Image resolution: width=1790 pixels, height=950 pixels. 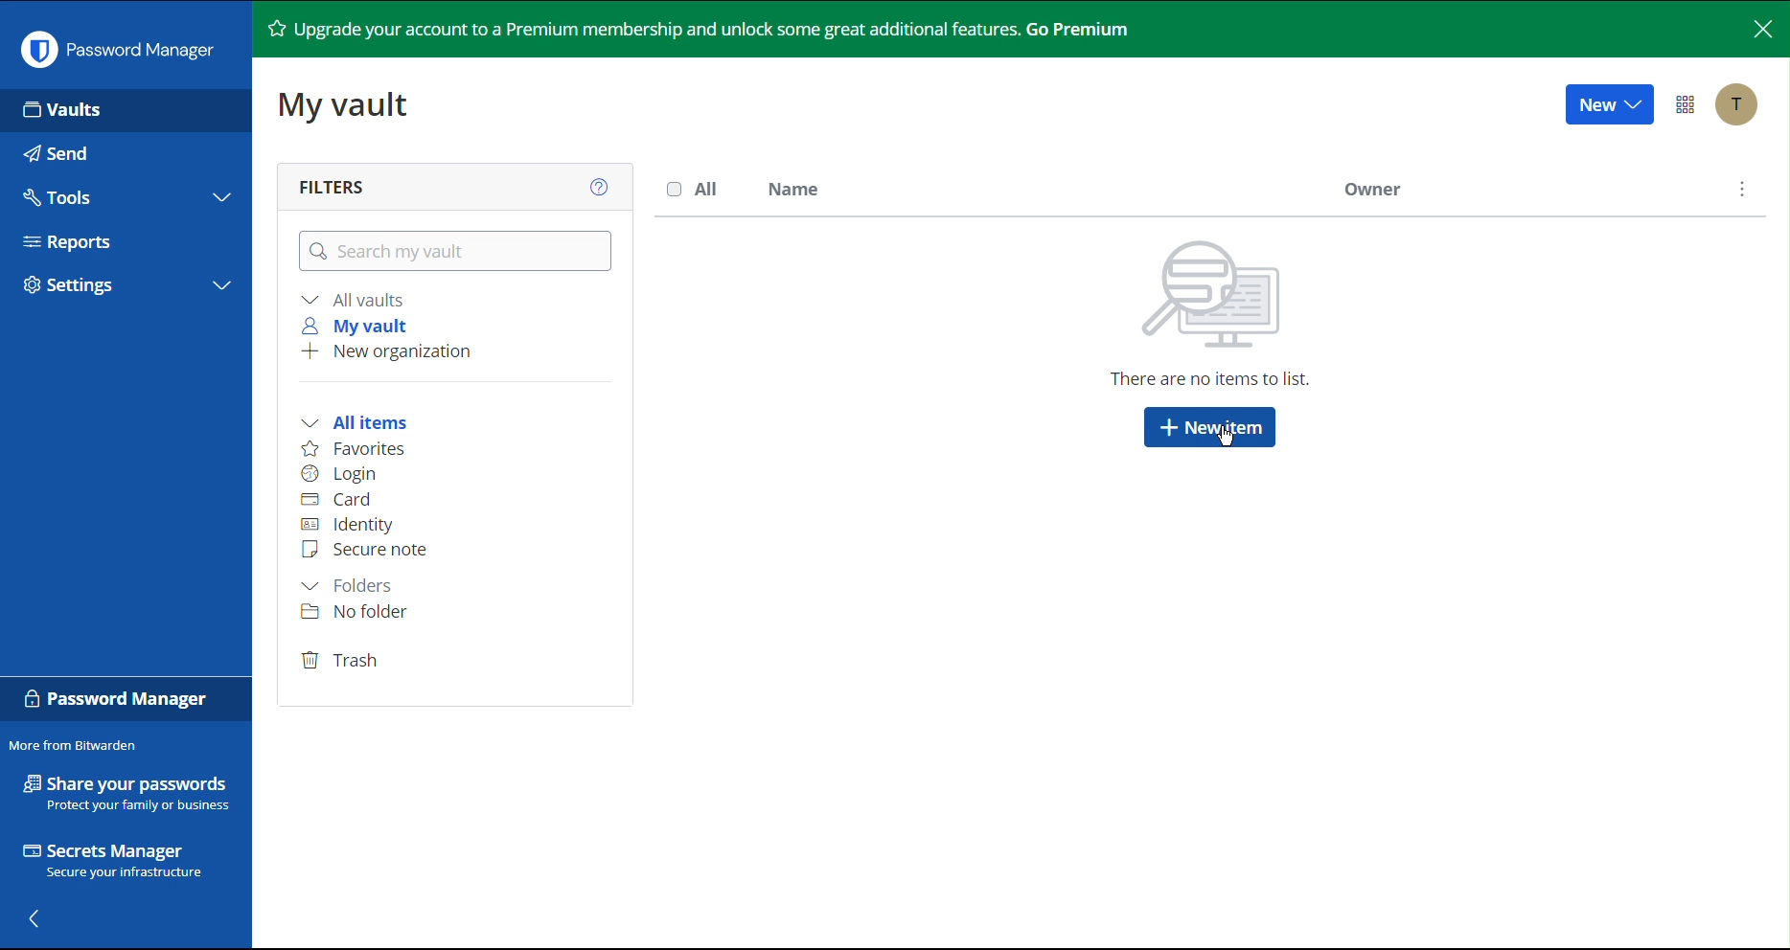 I want to click on Card, so click(x=336, y=499).